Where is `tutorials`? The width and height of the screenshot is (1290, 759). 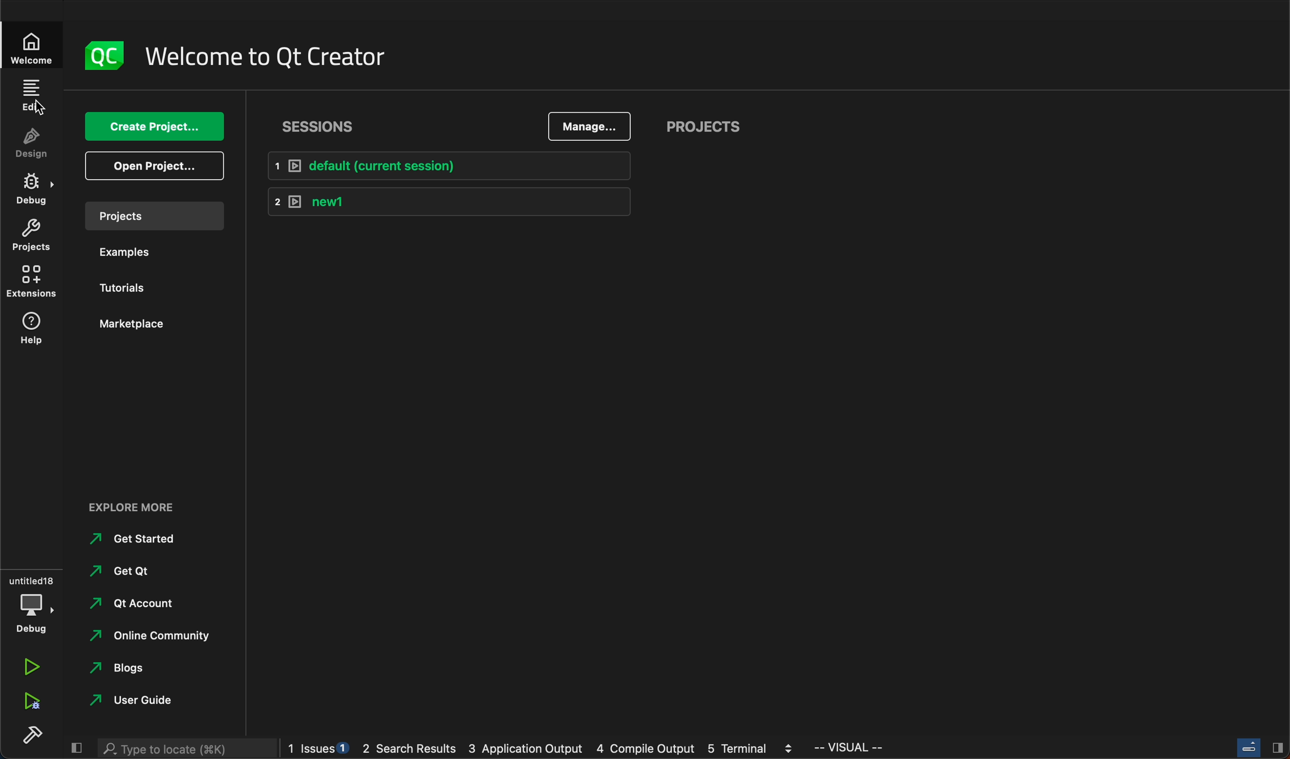
tutorials is located at coordinates (127, 289).